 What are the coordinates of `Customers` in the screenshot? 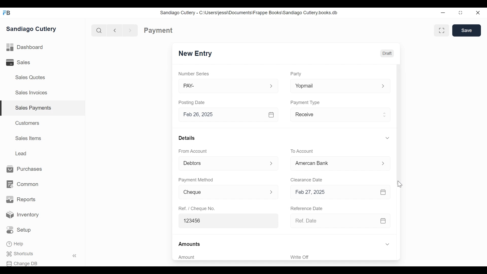 It's located at (28, 123).